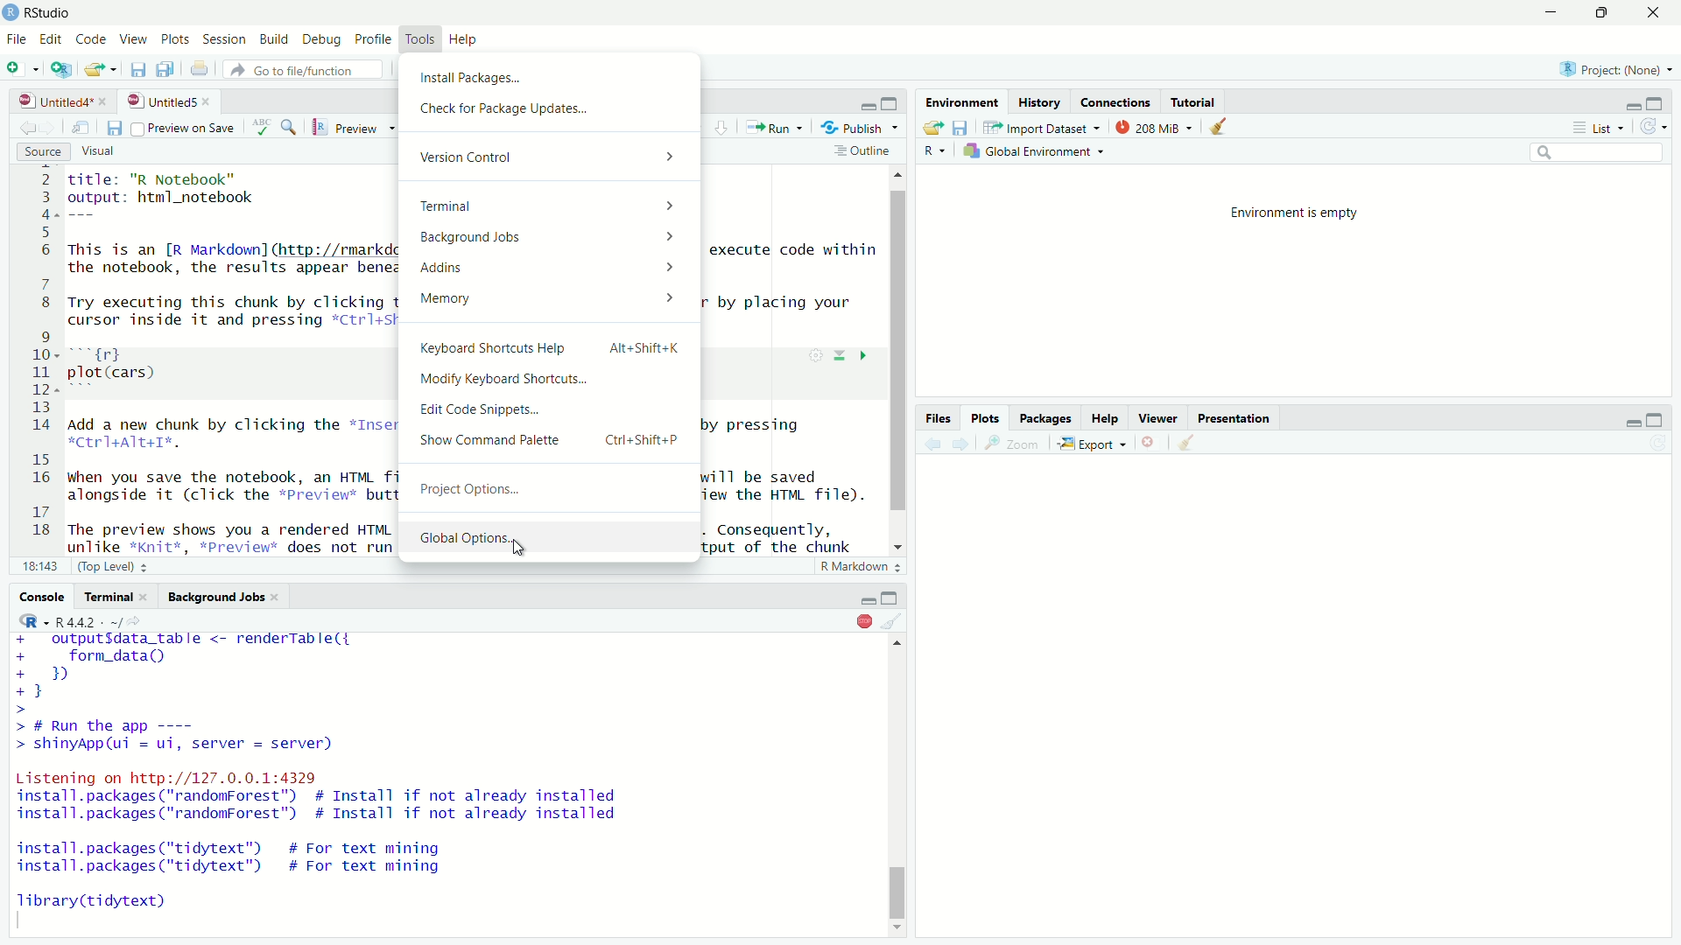 The image size is (1681, 945). Describe the element at coordinates (1652, 13) in the screenshot. I see `close` at that location.